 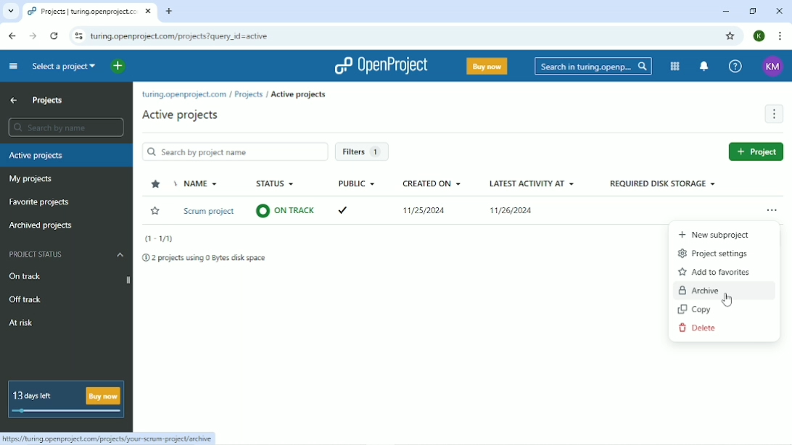 I want to click on Modules, so click(x=675, y=66).